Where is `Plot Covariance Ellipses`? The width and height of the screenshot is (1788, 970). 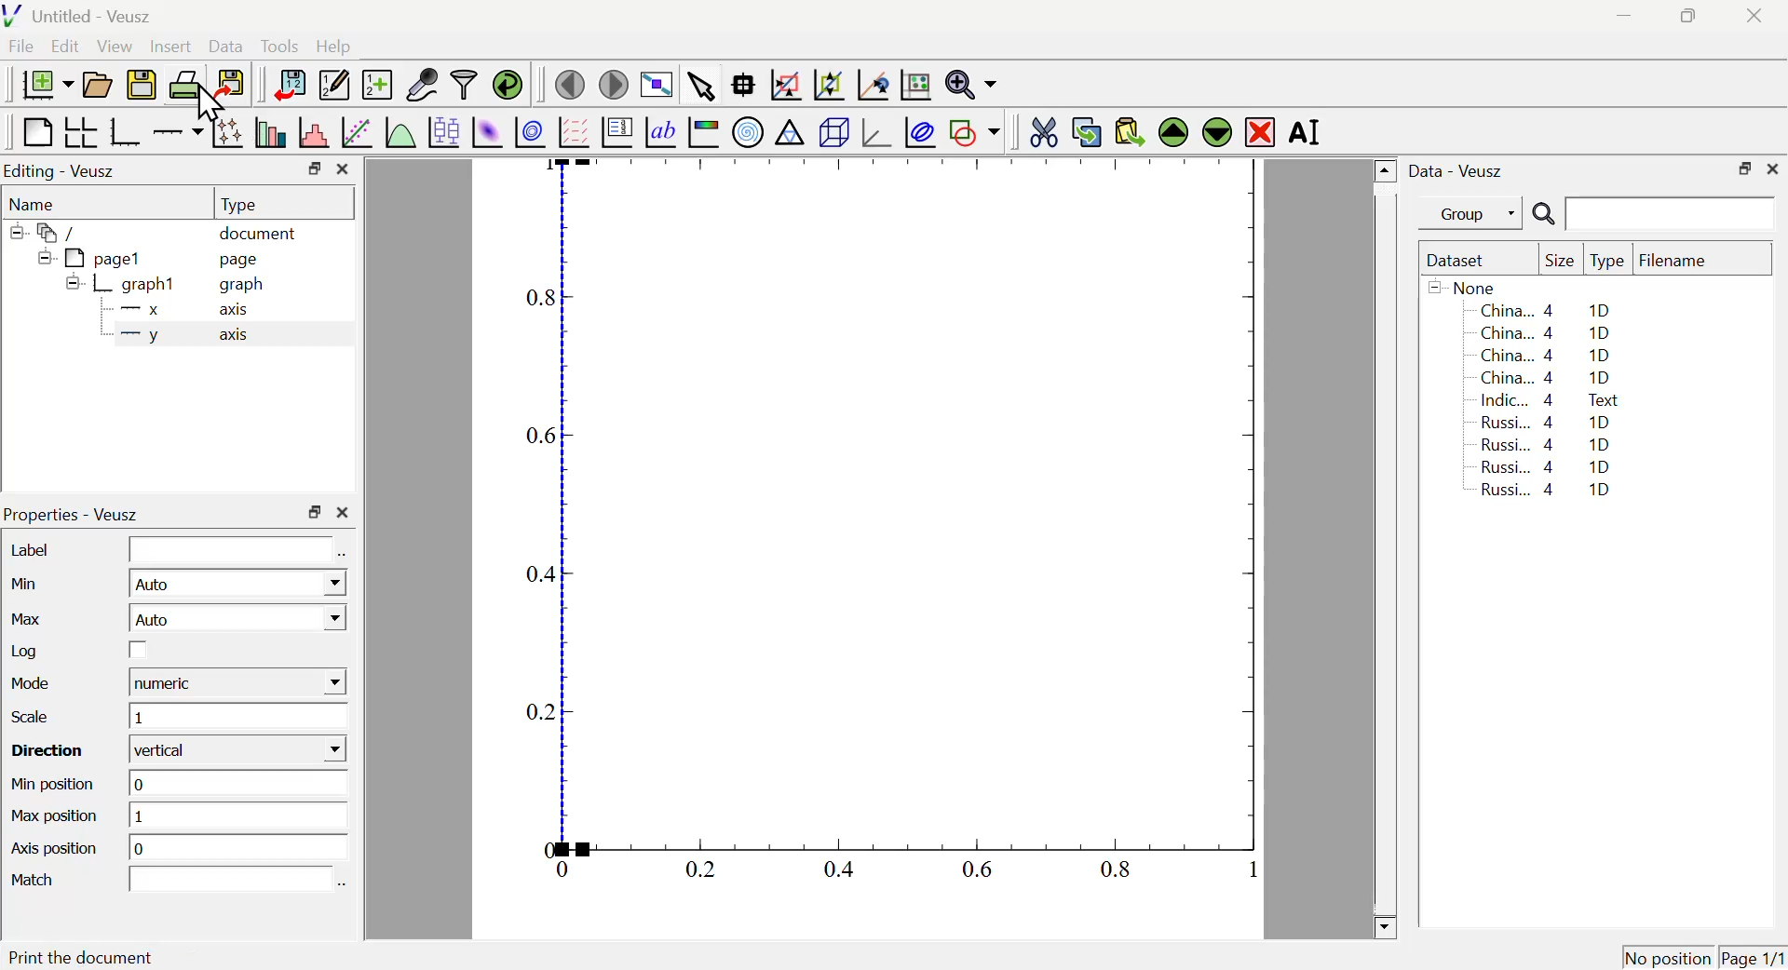
Plot Covariance Ellipses is located at coordinates (920, 134).